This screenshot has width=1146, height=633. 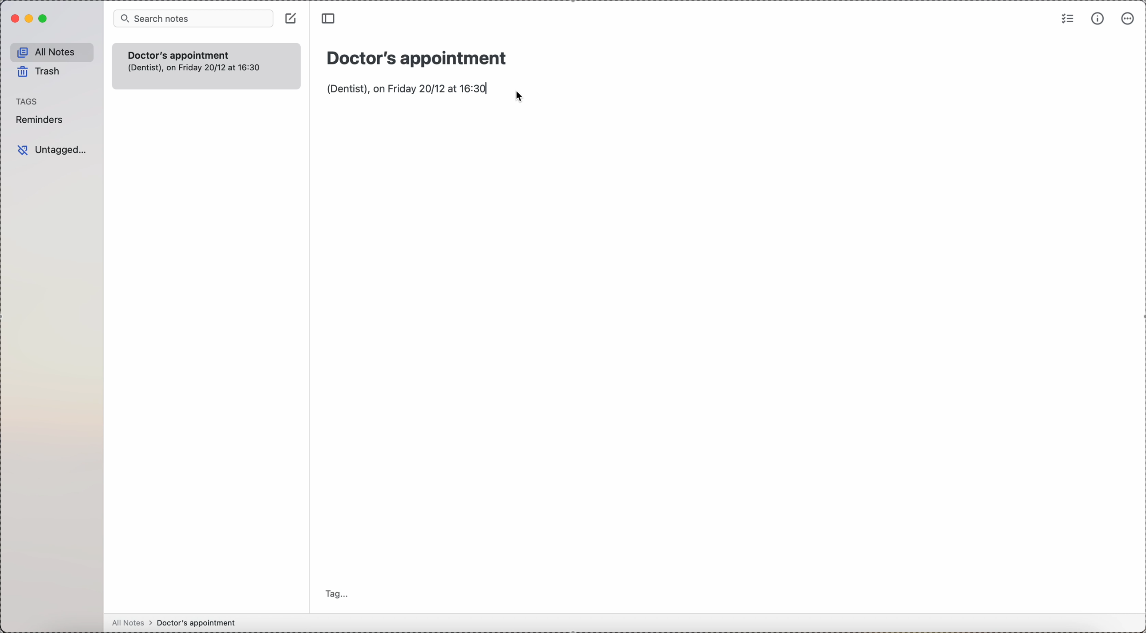 I want to click on body text: dentist on friday 20/12 at 16:30, so click(x=406, y=88).